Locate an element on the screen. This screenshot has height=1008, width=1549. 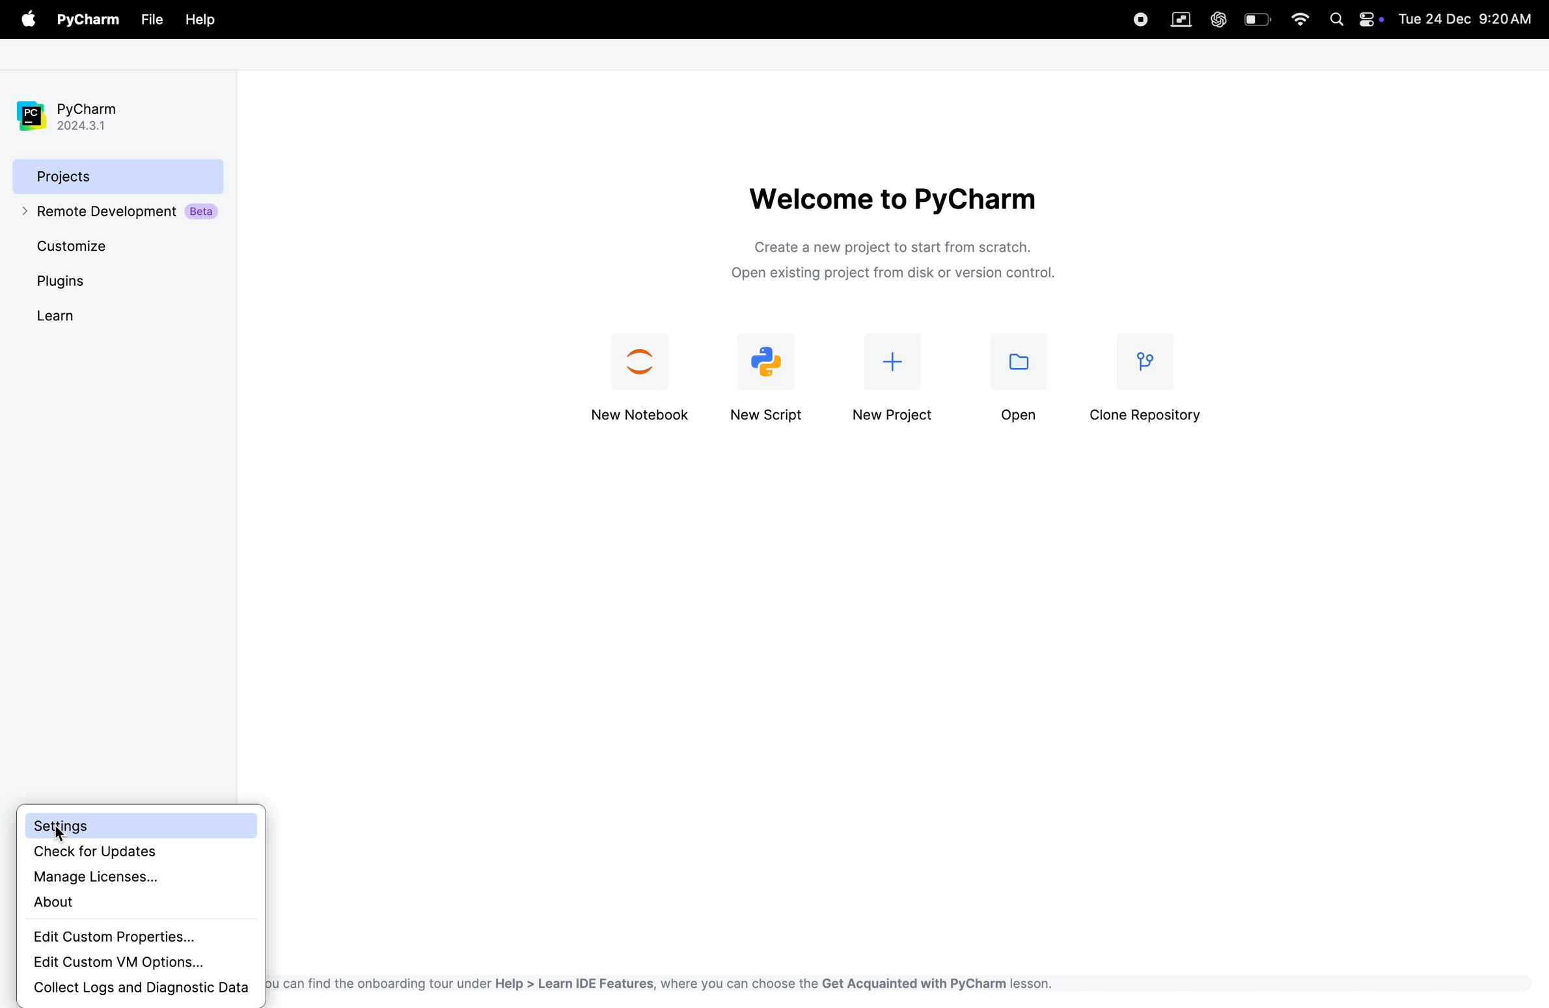
open is located at coordinates (1018, 384).